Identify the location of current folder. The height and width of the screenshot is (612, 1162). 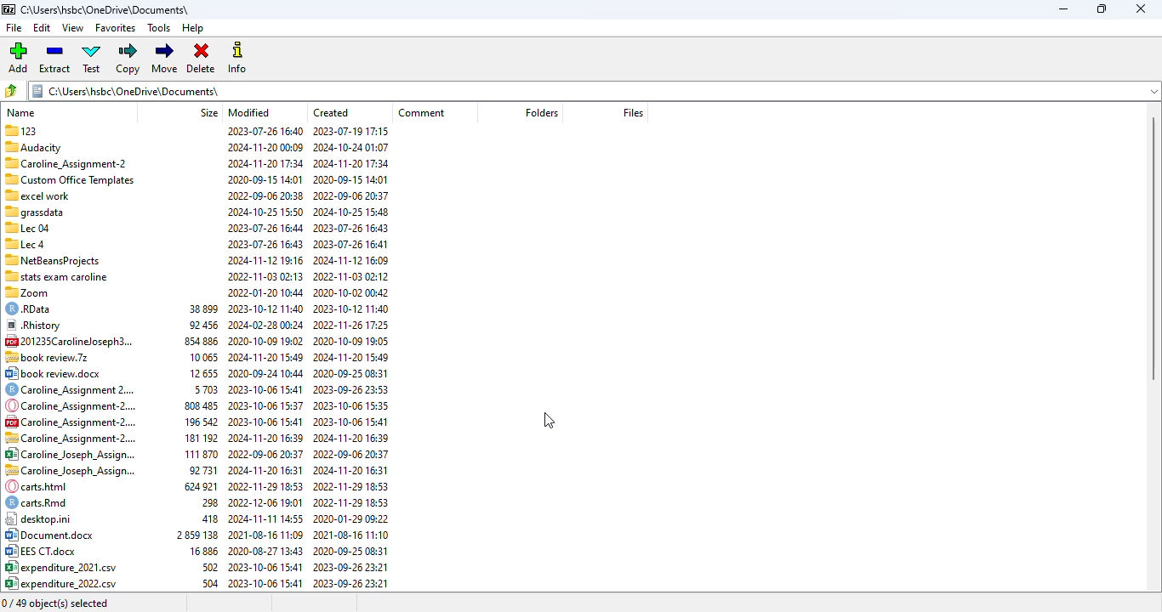
(594, 90).